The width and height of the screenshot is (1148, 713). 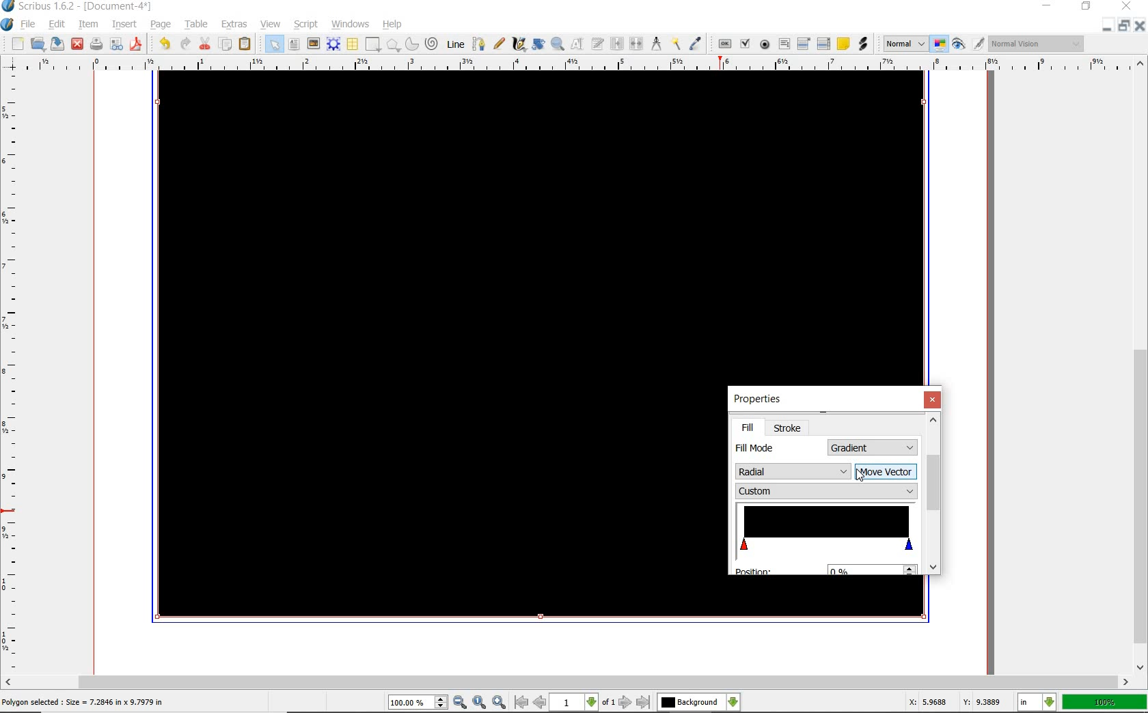 What do you see at coordinates (1048, 6) in the screenshot?
I see `minimize` at bounding box center [1048, 6].